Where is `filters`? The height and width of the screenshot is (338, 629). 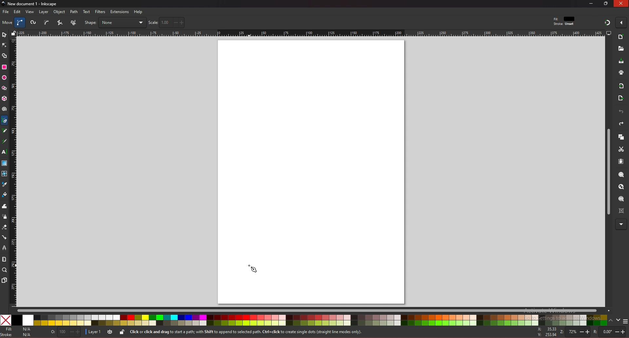 filters is located at coordinates (101, 12).